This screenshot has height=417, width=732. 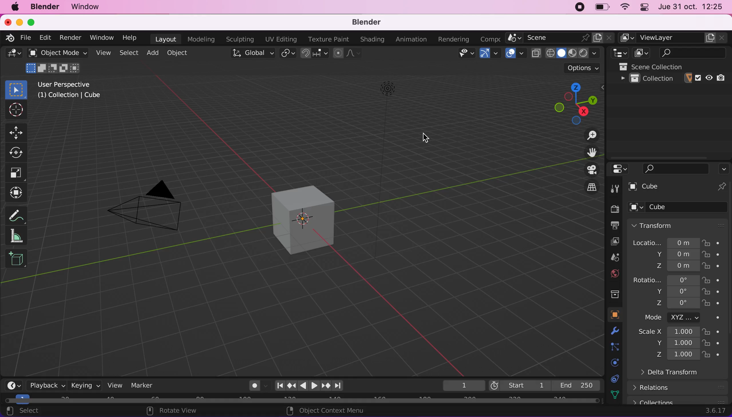 What do you see at coordinates (47, 38) in the screenshot?
I see `edit` at bounding box center [47, 38].